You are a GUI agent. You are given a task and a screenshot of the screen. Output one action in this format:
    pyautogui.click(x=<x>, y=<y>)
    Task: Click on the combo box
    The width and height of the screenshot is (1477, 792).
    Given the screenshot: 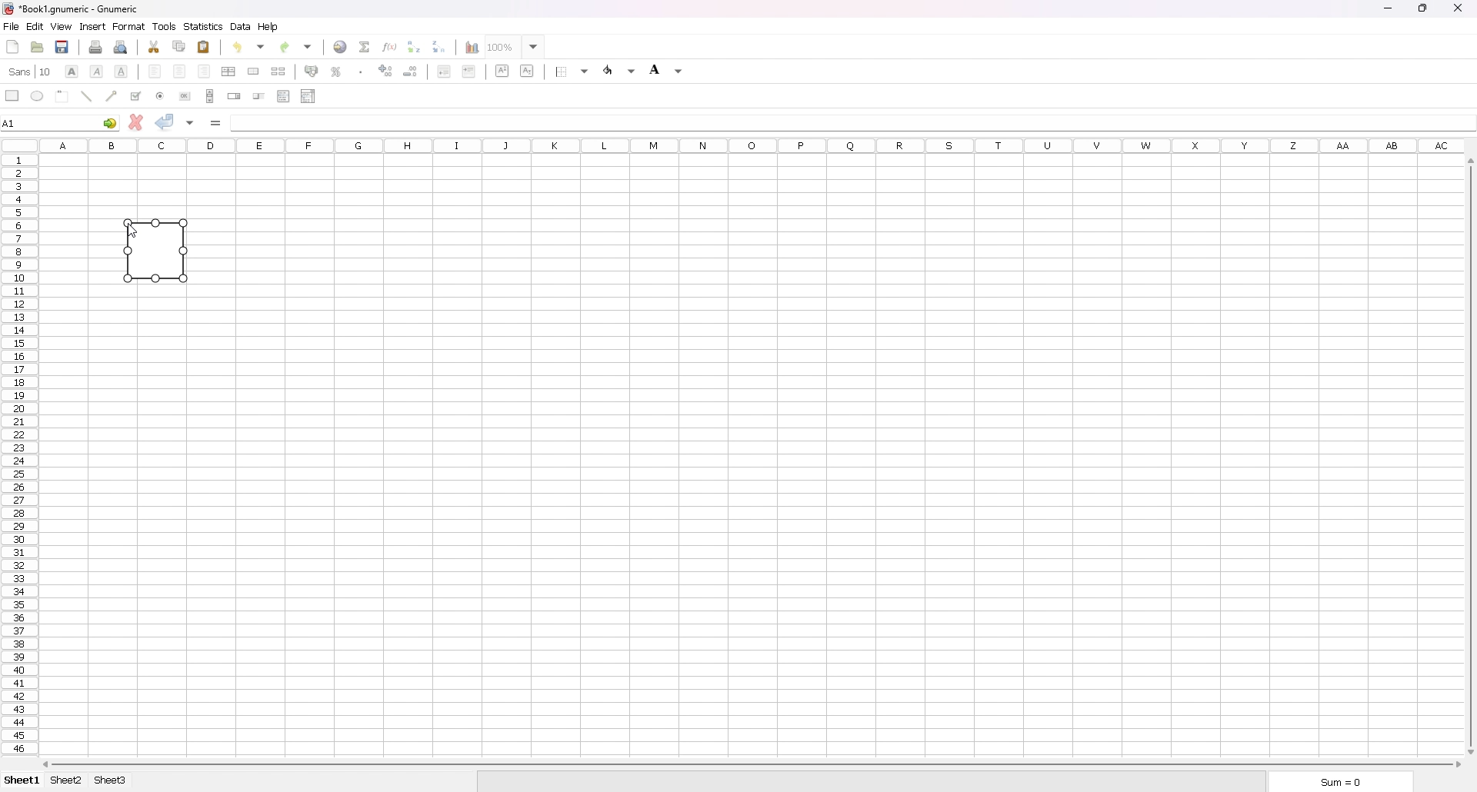 What is the action you would take?
    pyautogui.click(x=308, y=96)
    